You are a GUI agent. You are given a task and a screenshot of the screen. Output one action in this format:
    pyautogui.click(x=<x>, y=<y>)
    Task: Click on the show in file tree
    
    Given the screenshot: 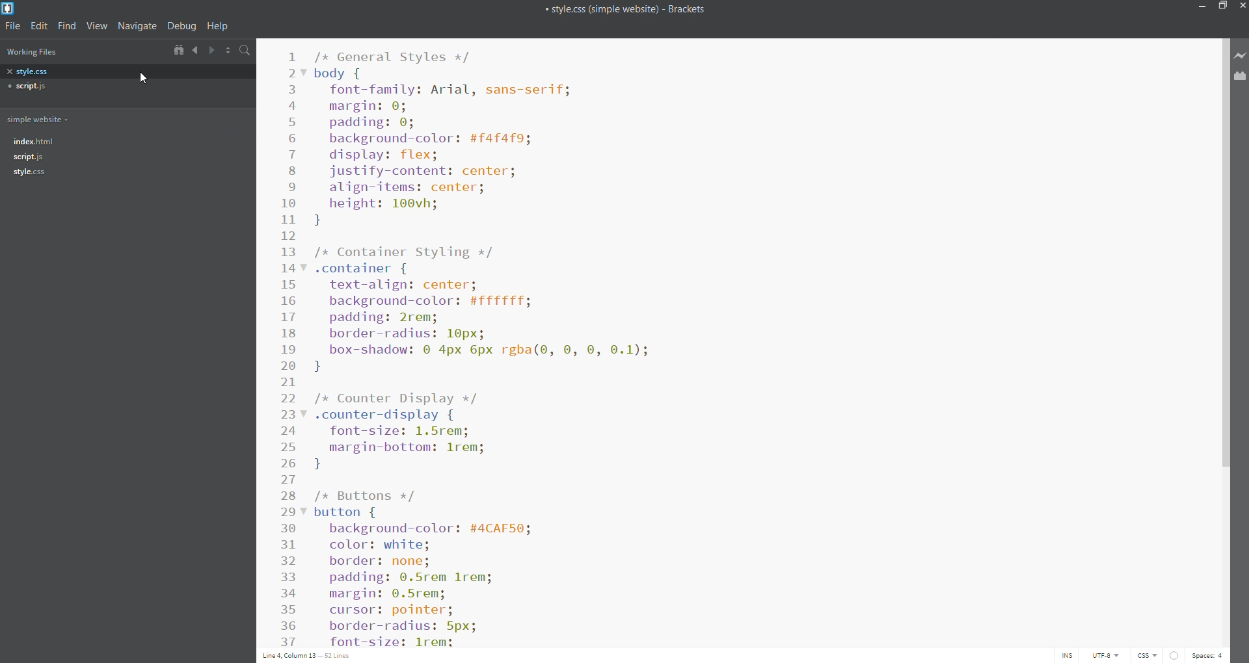 What is the action you would take?
    pyautogui.click(x=178, y=51)
    